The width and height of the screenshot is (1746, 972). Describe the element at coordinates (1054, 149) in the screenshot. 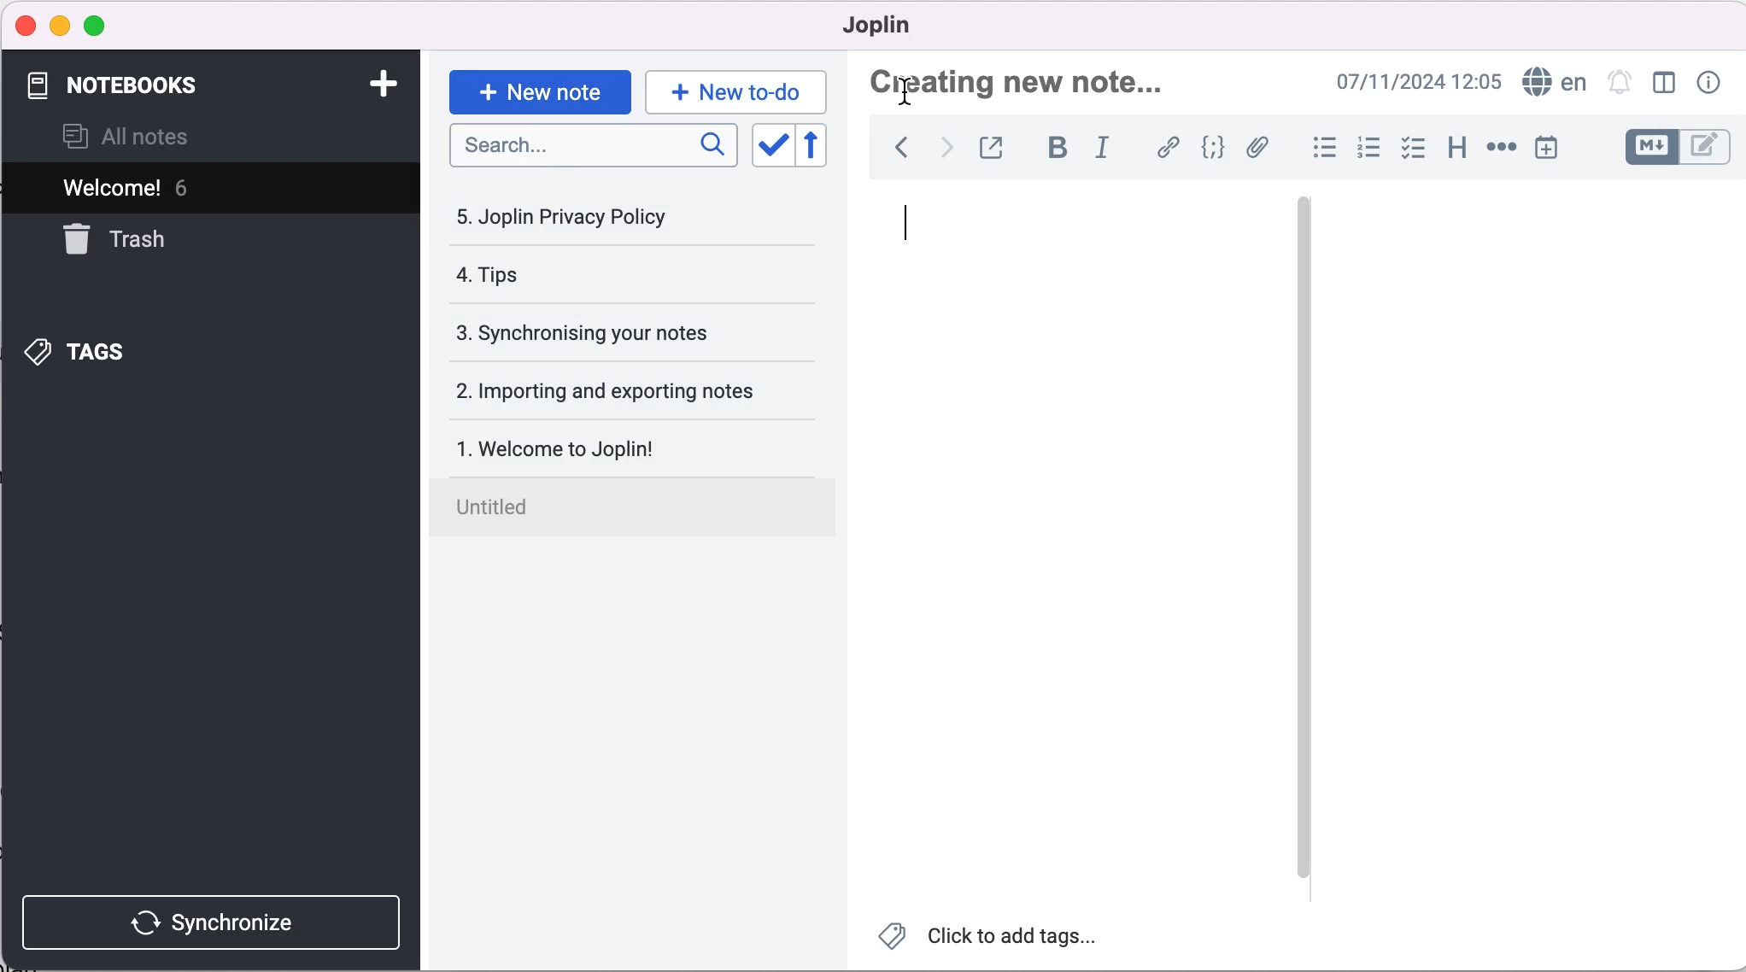

I see `bold` at that location.